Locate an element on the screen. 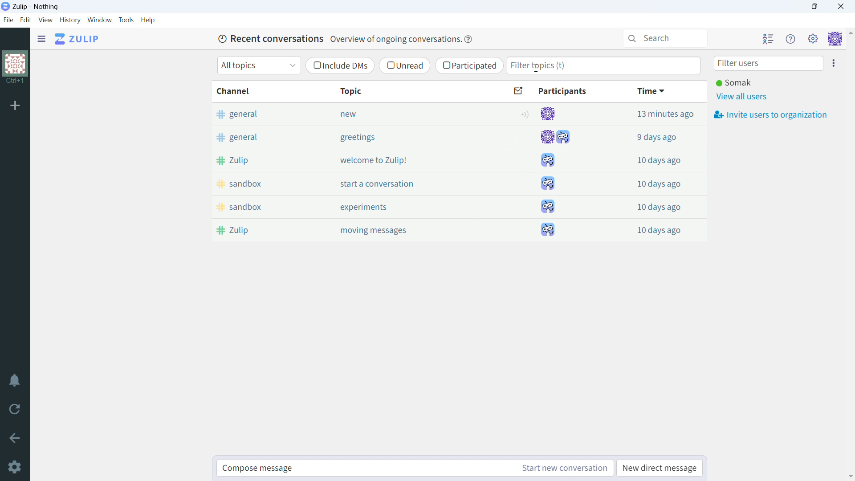 The height and width of the screenshot is (481, 855). participants is located at coordinates (555, 172).